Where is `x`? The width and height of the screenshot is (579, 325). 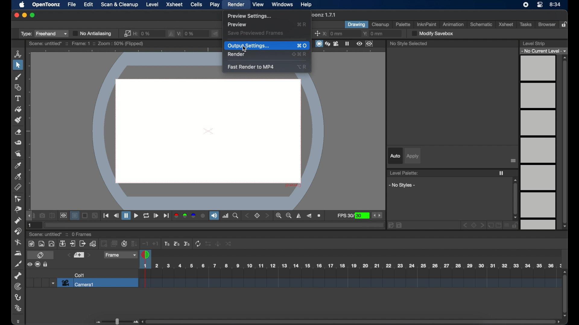 x is located at coordinates (333, 33).